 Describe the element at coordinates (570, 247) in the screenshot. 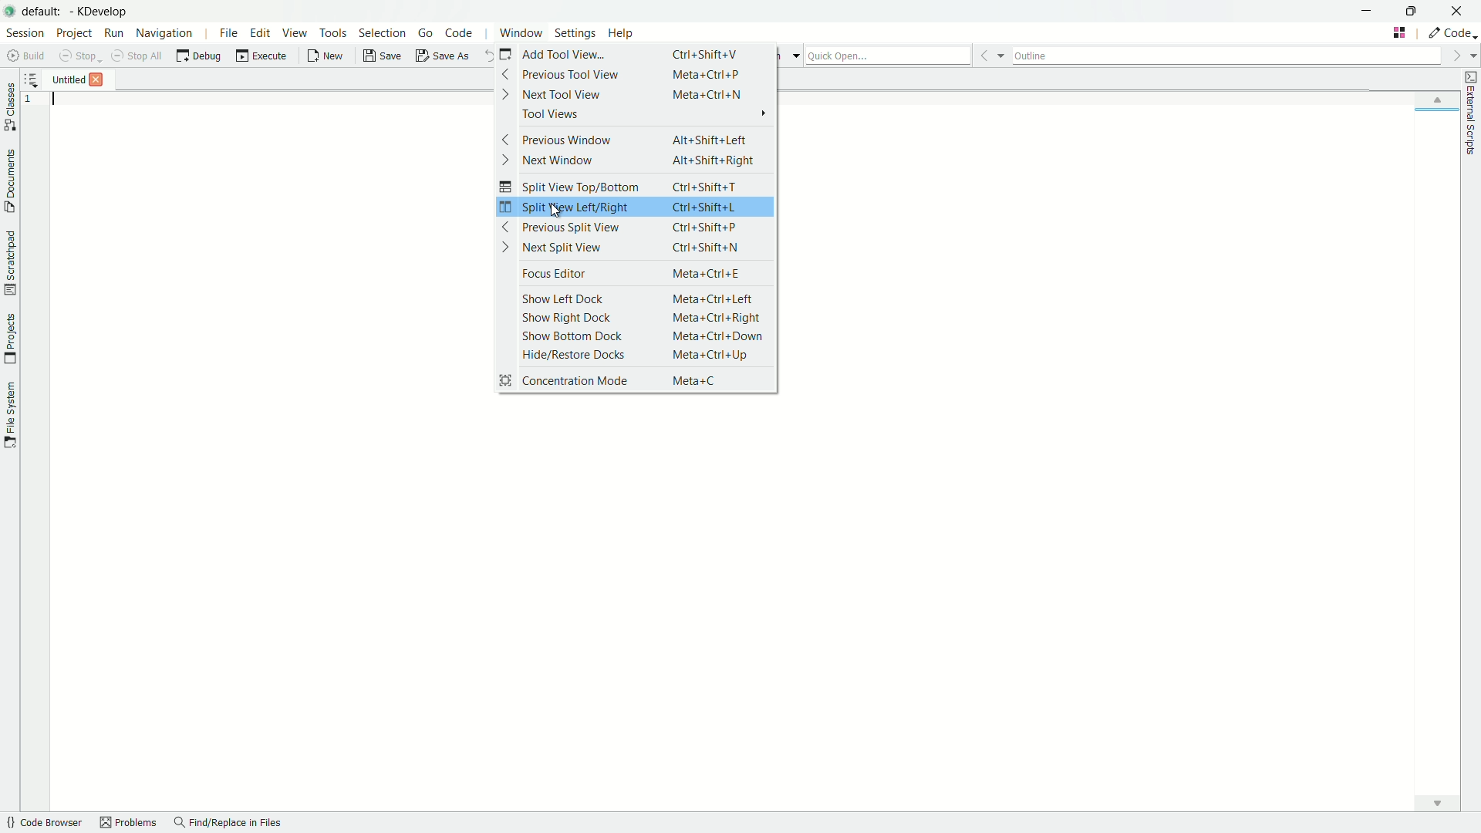

I see `next split view` at that location.